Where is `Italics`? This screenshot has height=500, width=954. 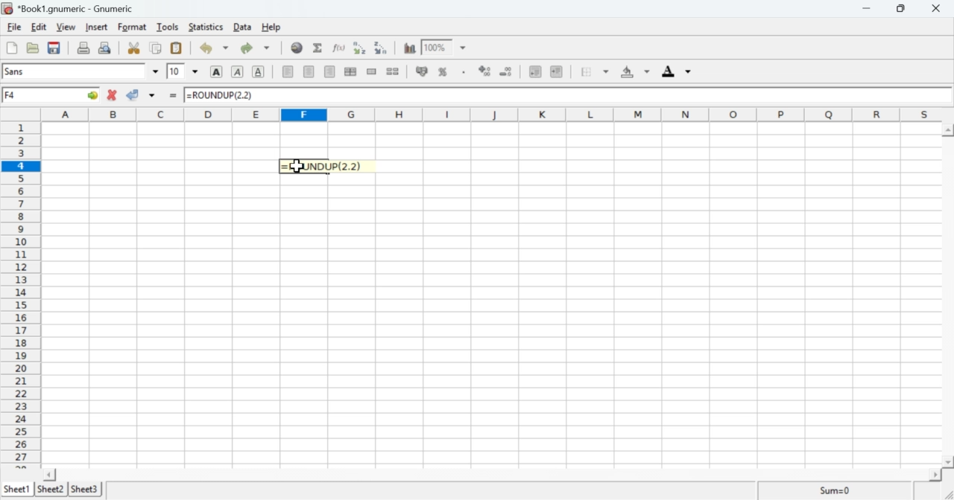 Italics is located at coordinates (238, 71).